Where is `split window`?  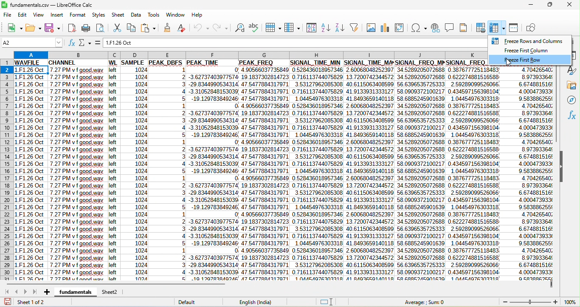
split window is located at coordinates (516, 27).